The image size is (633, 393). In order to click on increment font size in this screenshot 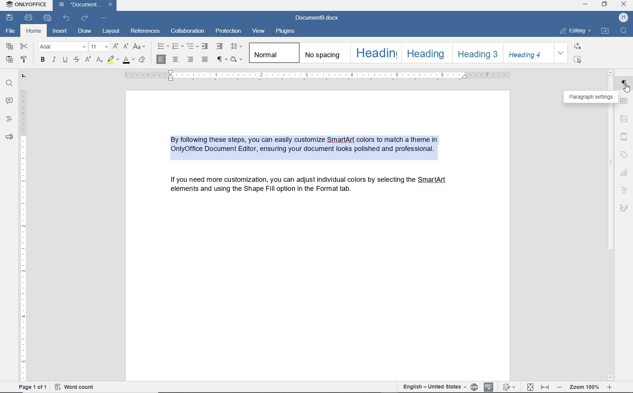, I will do `click(116, 46)`.